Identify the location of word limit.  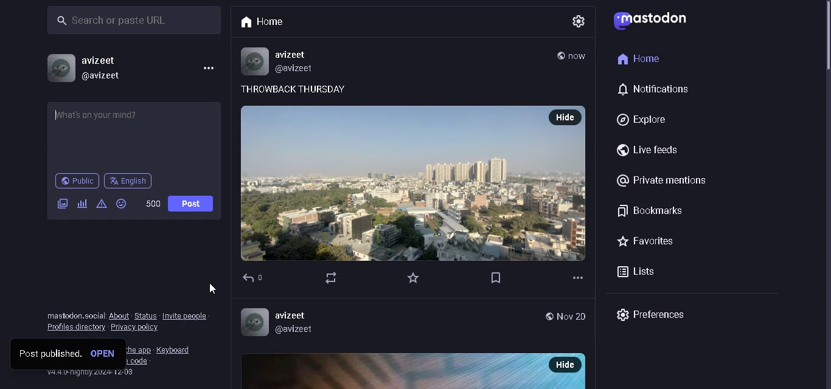
(152, 204).